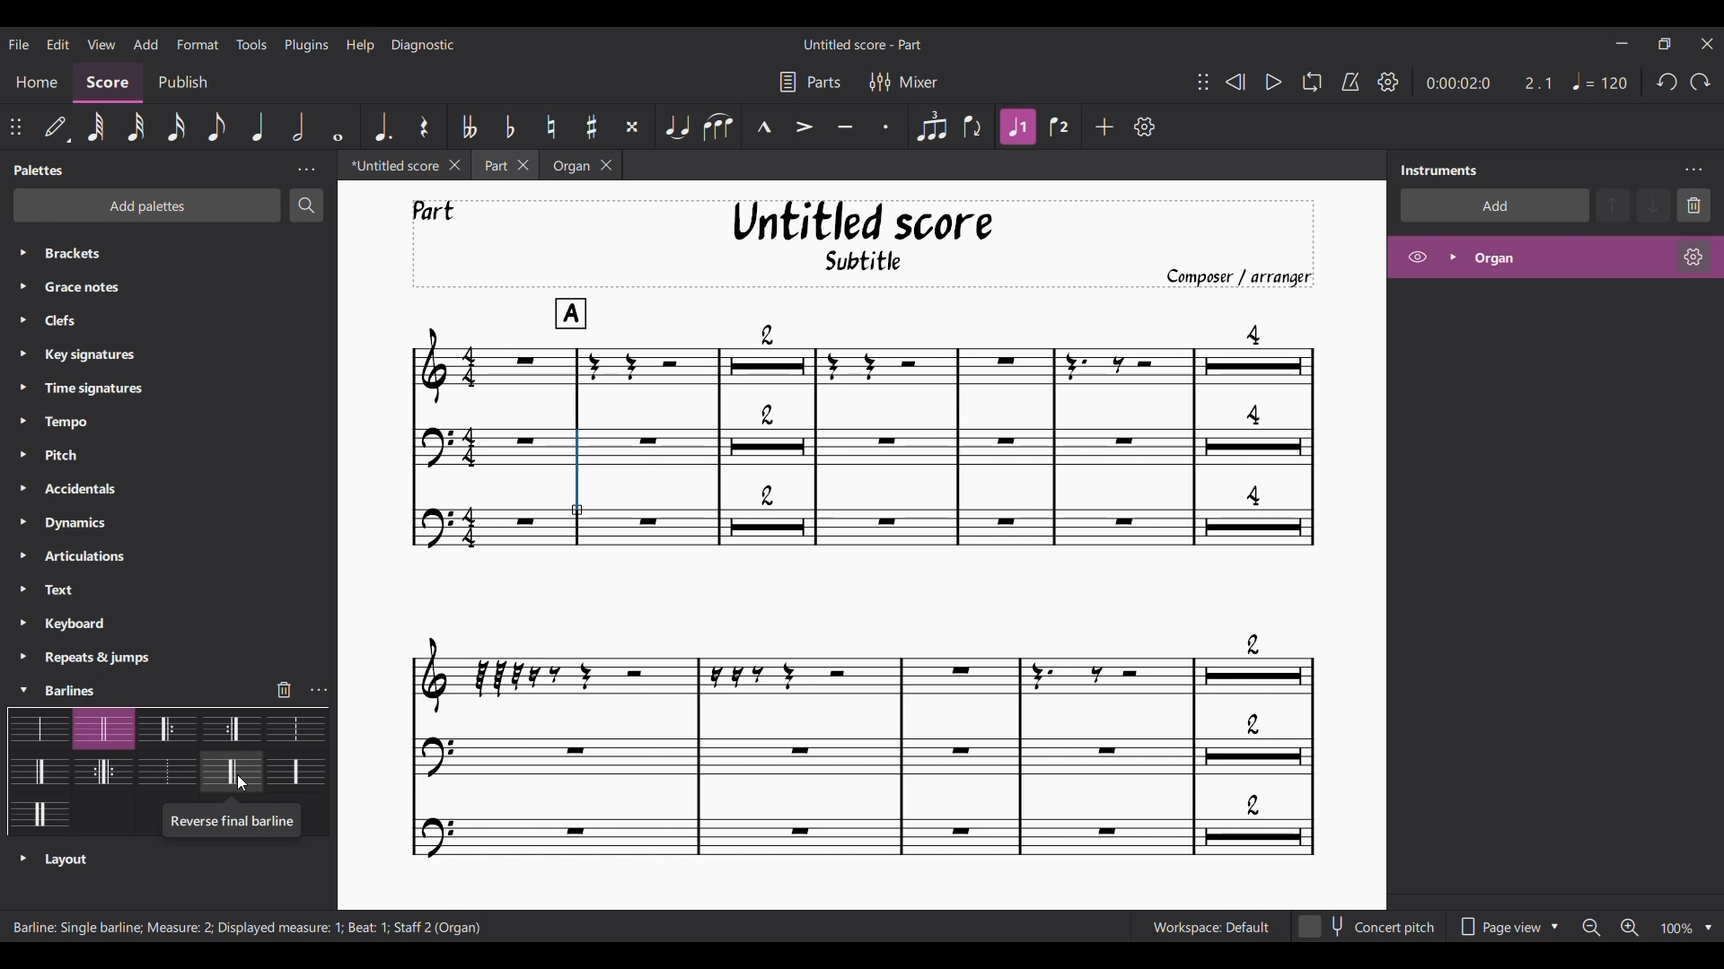 The width and height of the screenshot is (1724, 969). Describe the element at coordinates (391, 165) in the screenshot. I see `Untitled tab` at that location.